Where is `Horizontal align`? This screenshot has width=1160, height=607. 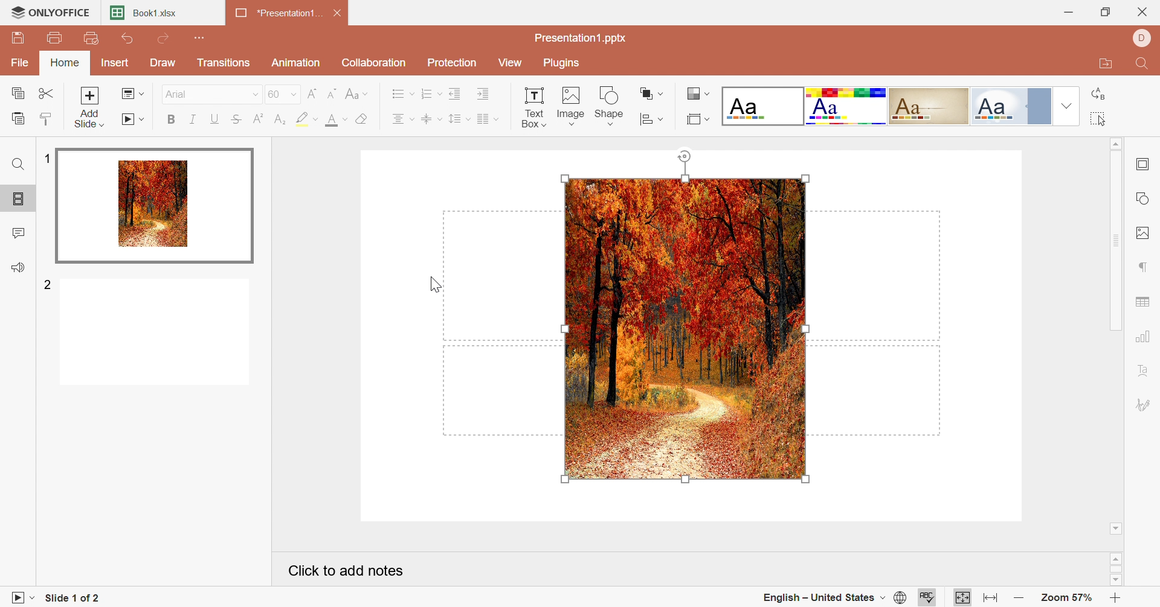
Horizontal align is located at coordinates (403, 118).